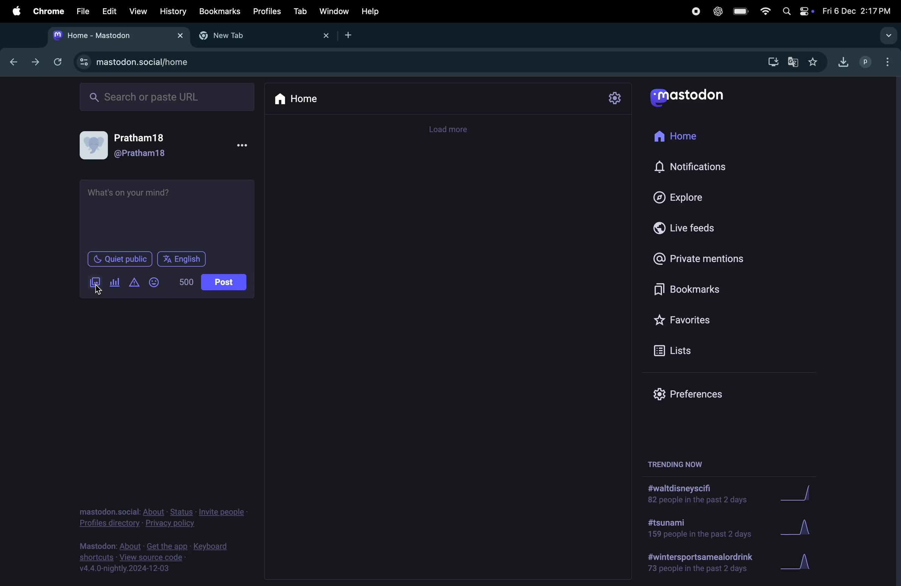 The width and height of the screenshot is (901, 586). Describe the element at coordinates (219, 11) in the screenshot. I see `Bookmarks` at that location.